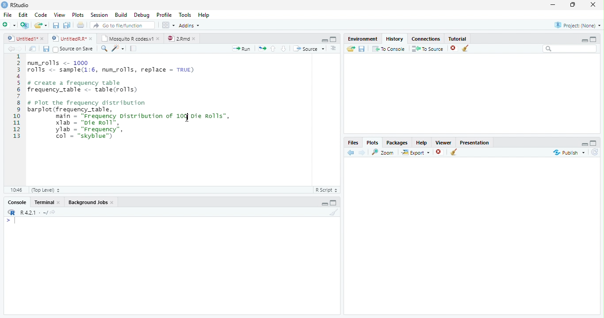  What do you see at coordinates (351, 153) in the screenshot?
I see `Previous Slot` at bounding box center [351, 153].